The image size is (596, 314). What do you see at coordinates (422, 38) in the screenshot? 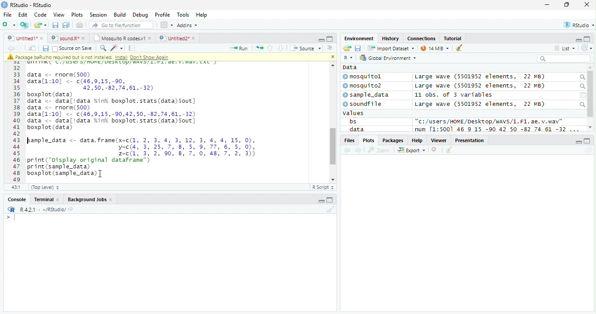
I see `Connections` at bounding box center [422, 38].